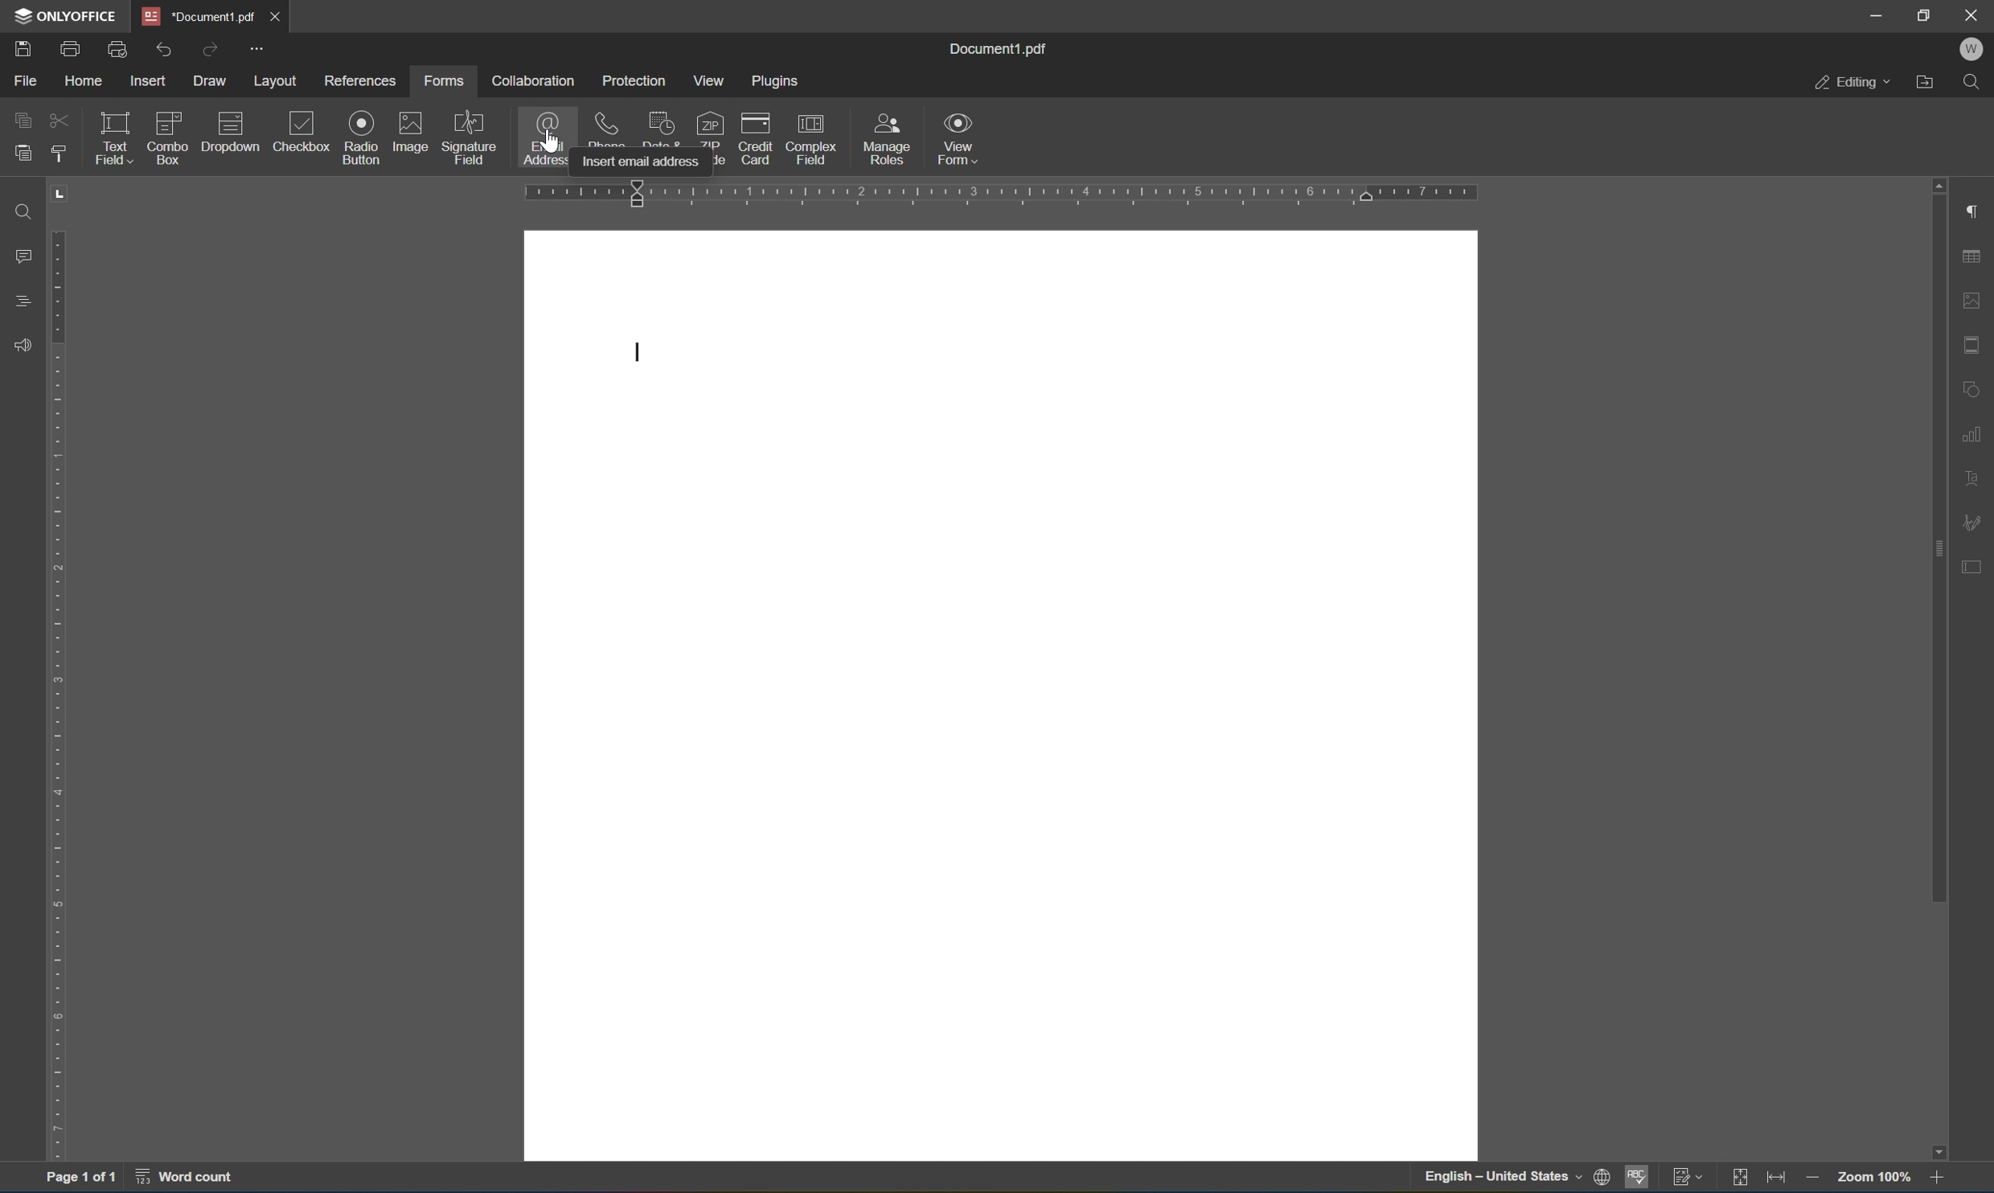 The image size is (1994, 1193). What do you see at coordinates (1974, 15) in the screenshot?
I see `close` at bounding box center [1974, 15].